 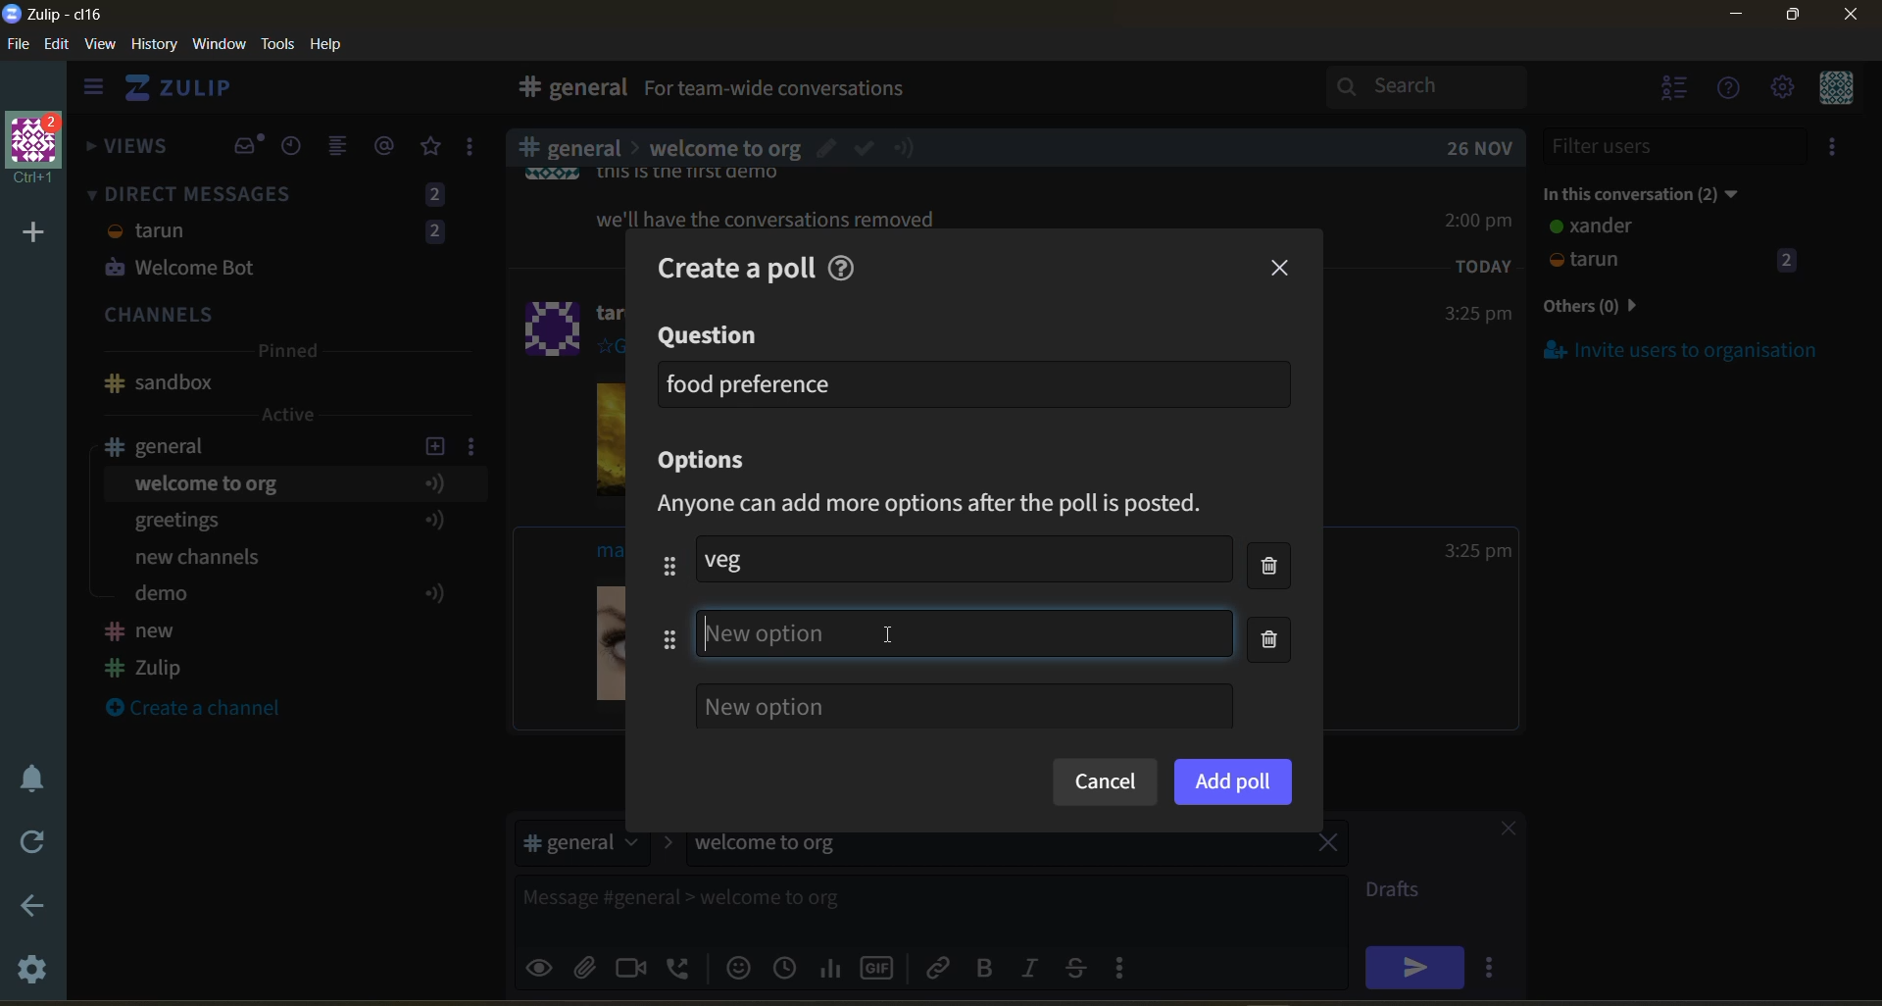 What do you see at coordinates (346, 149) in the screenshot?
I see `combined feed` at bounding box center [346, 149].